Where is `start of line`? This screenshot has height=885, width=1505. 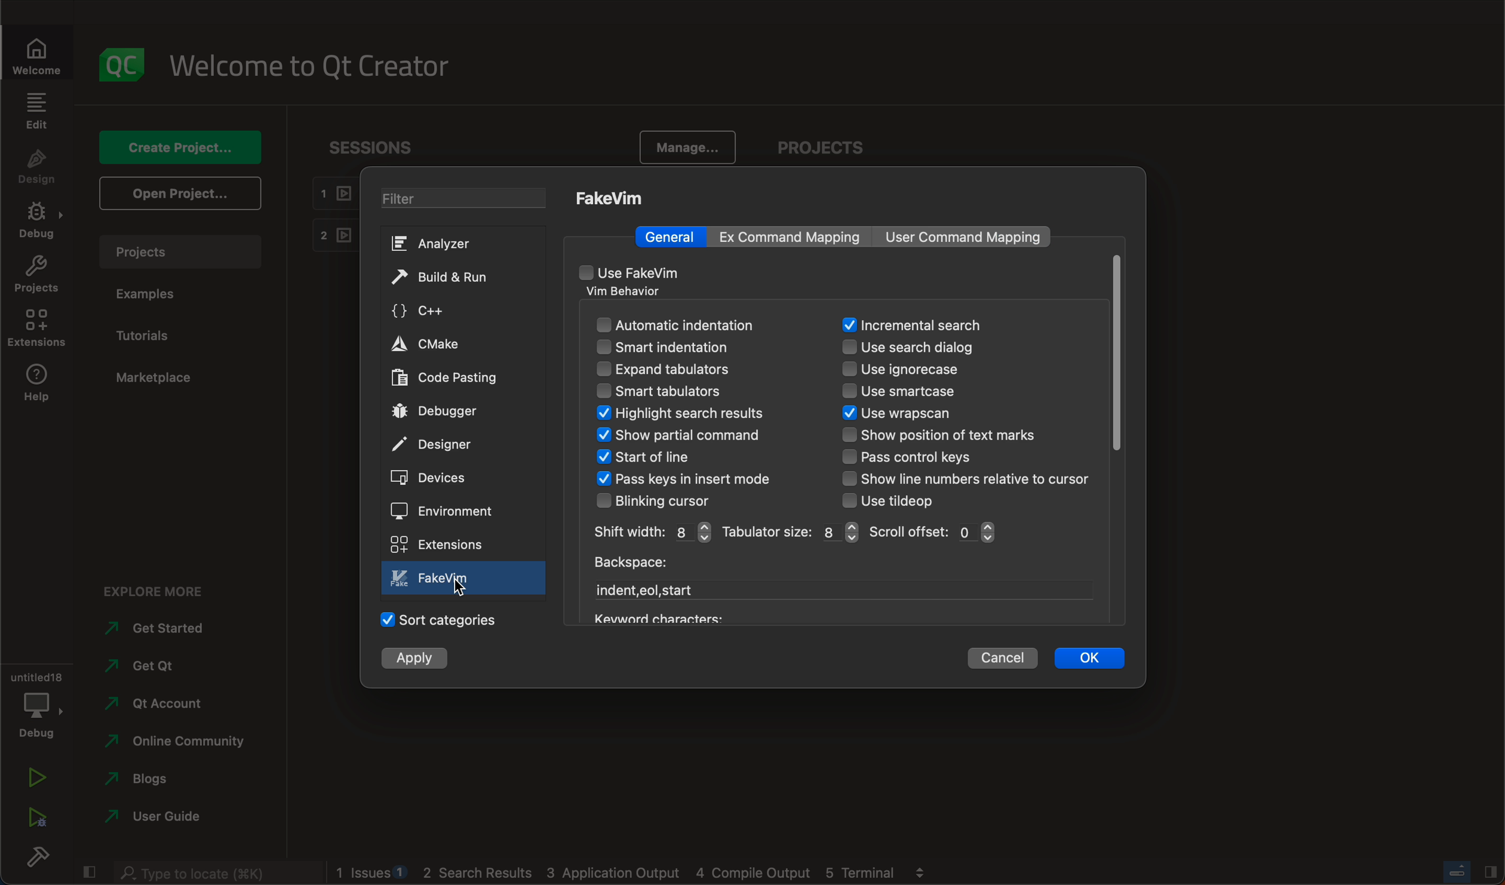
start of line is located at coordinates (650, 457).